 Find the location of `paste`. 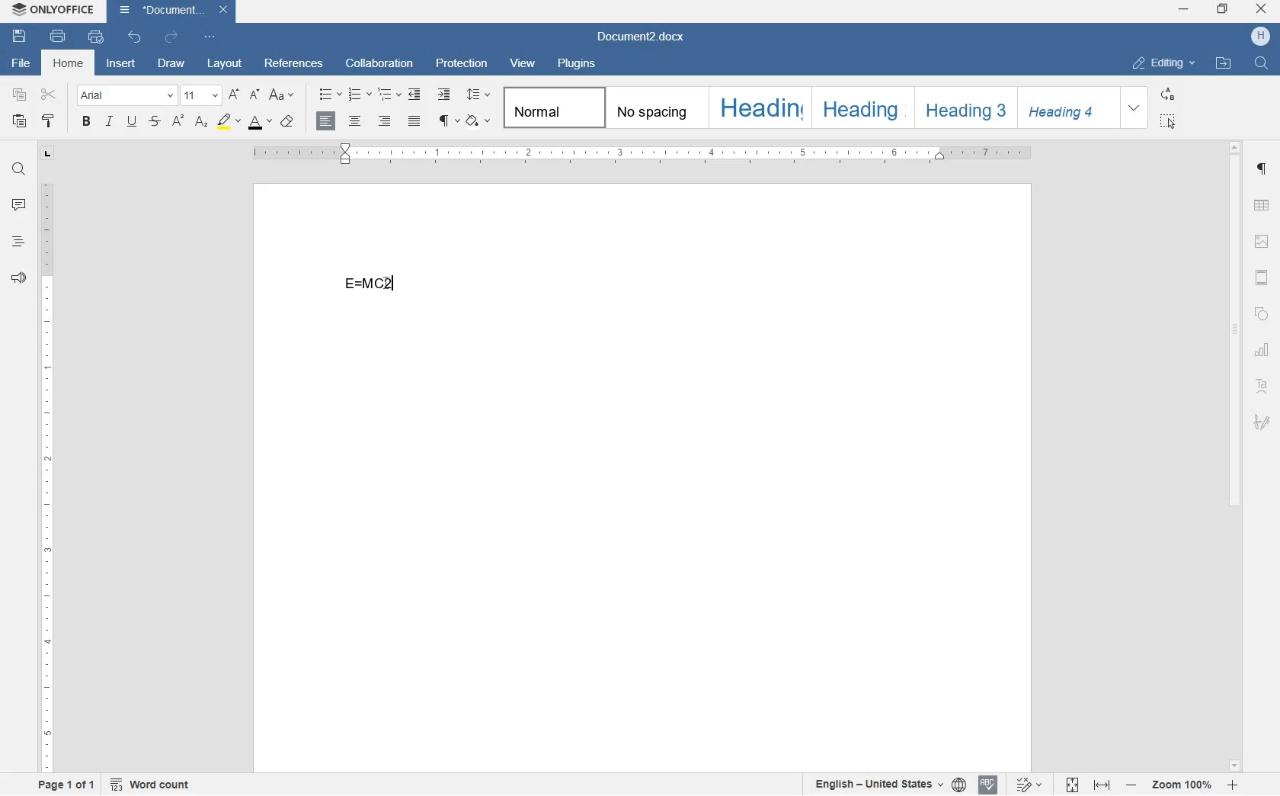

paste is located at coordinates (21, 123).